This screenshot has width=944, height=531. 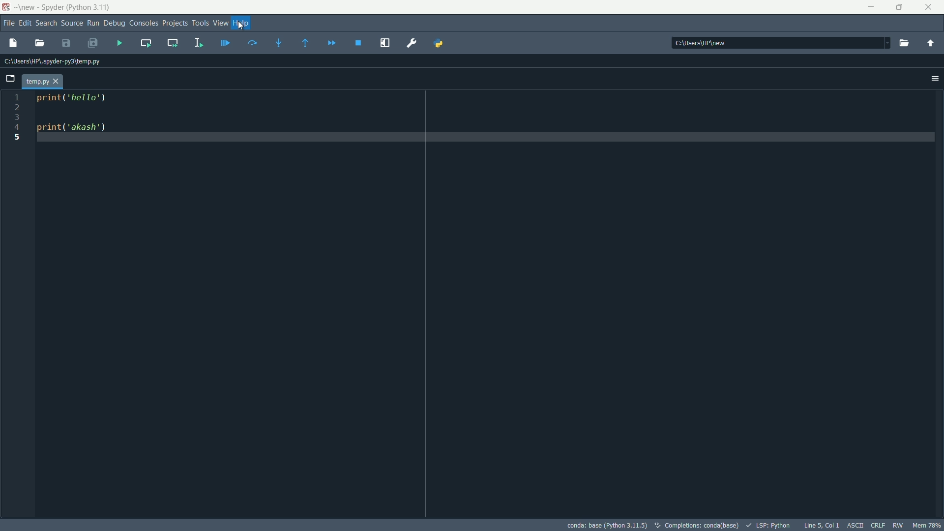 I want to click on run file, so click(x=116, y=43).